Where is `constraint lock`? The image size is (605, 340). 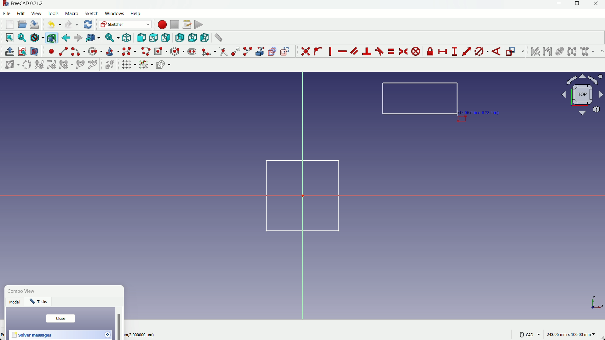
constraint lock is located at coordinates (430, 53).